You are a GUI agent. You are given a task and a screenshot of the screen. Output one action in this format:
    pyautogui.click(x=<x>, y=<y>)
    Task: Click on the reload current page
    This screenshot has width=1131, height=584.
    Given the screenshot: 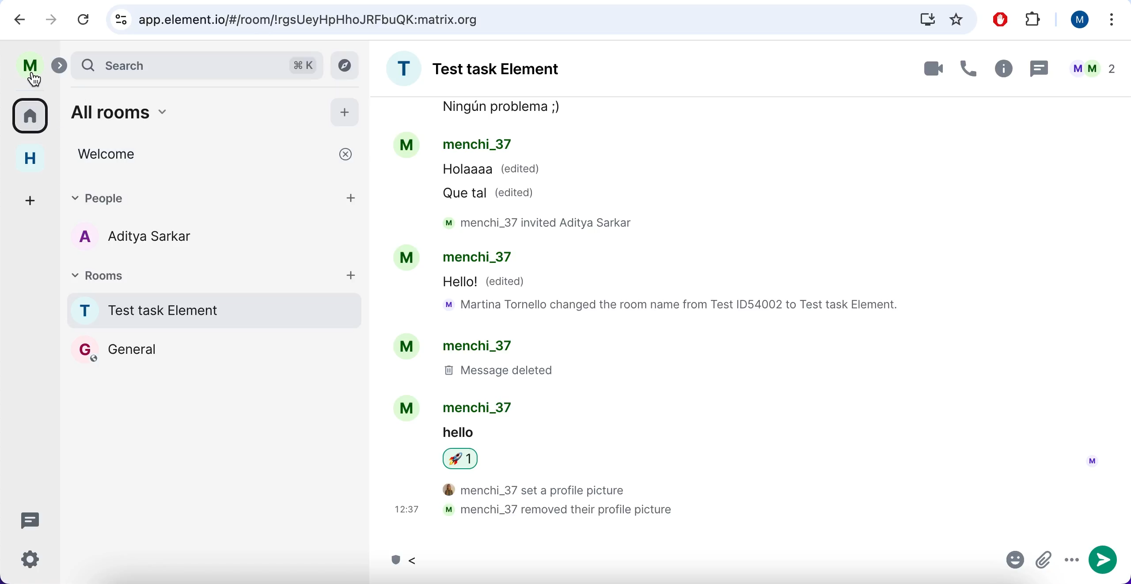 What is the action you would take?
    pyautogui.click(x=82, y=20)
    